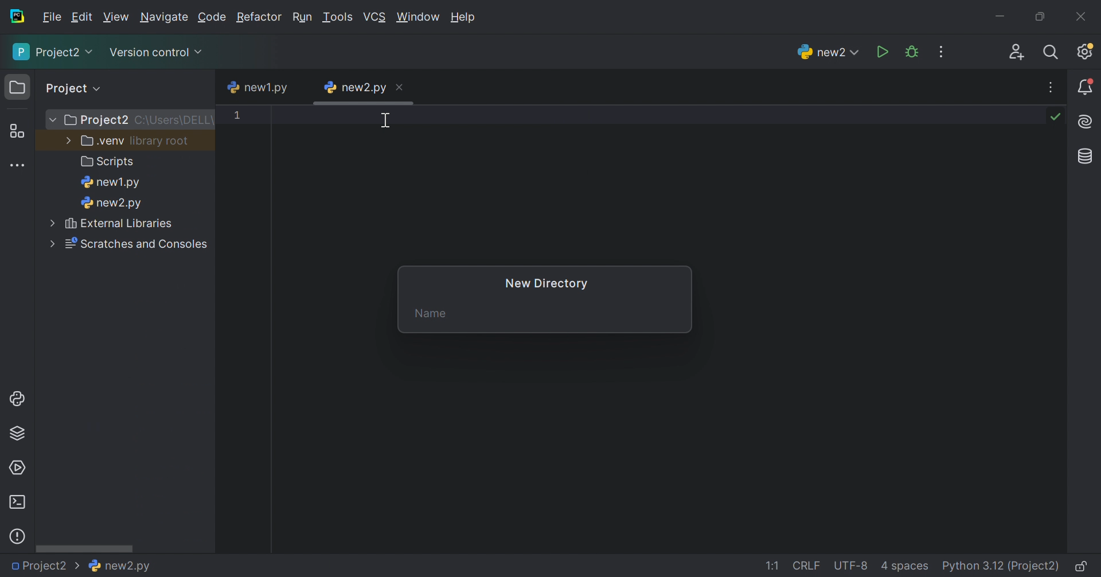 Image resolution: width=1101 pixels, height=577 pixels. What do you see at coordinates (54, 52) in the screenshot?
I see `Project2` at bounding box center [54, 52].